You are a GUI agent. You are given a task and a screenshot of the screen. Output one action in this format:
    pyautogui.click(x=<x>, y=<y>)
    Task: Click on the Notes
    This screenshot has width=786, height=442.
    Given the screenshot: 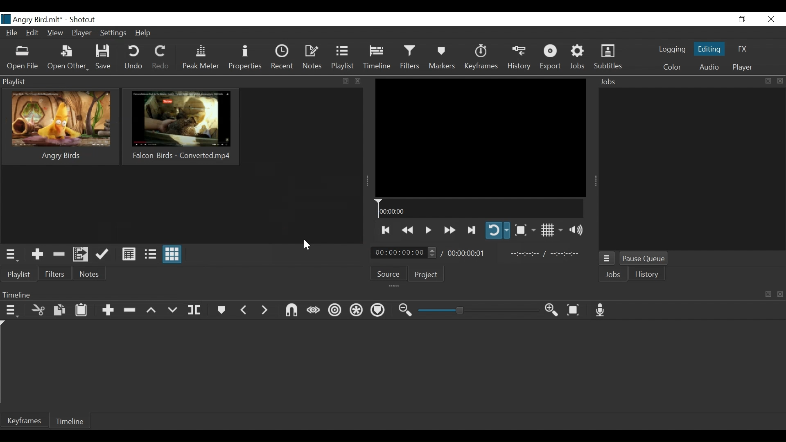 What is the action you would take?
    pyautogui.click(x=312, y=59)
    